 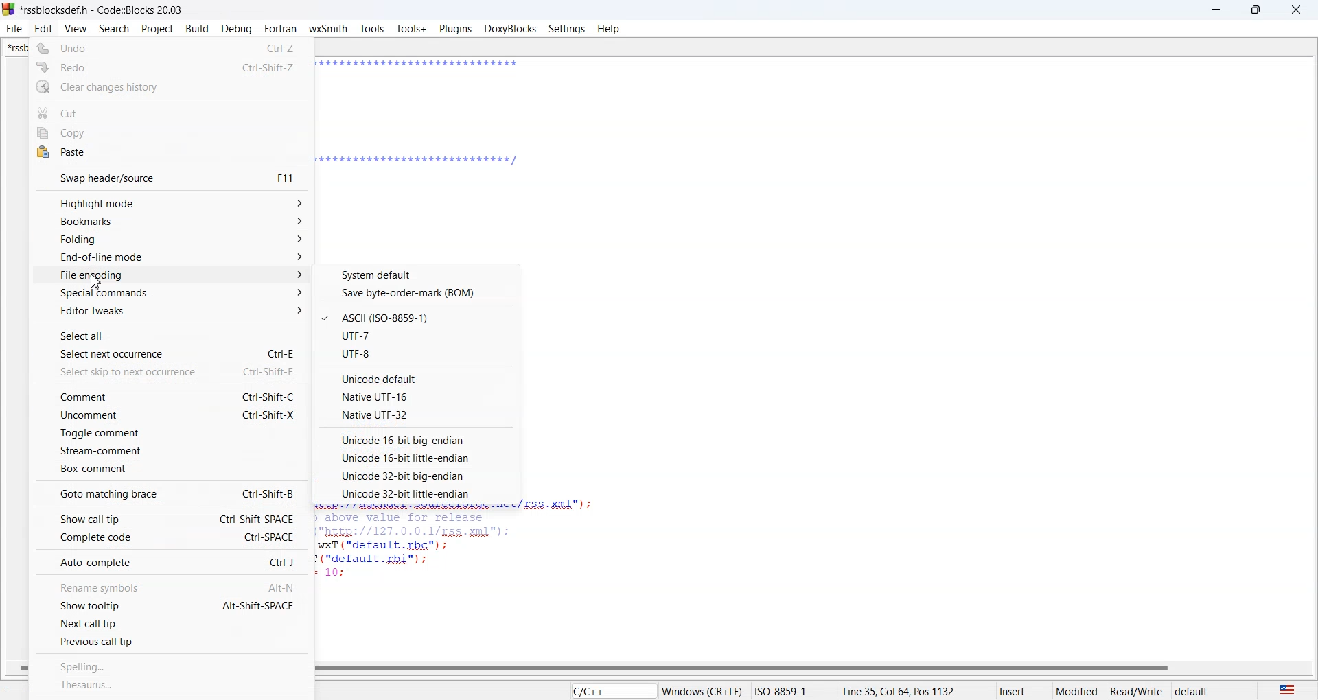 I want to click on insert, so click(x=1024, y=690).